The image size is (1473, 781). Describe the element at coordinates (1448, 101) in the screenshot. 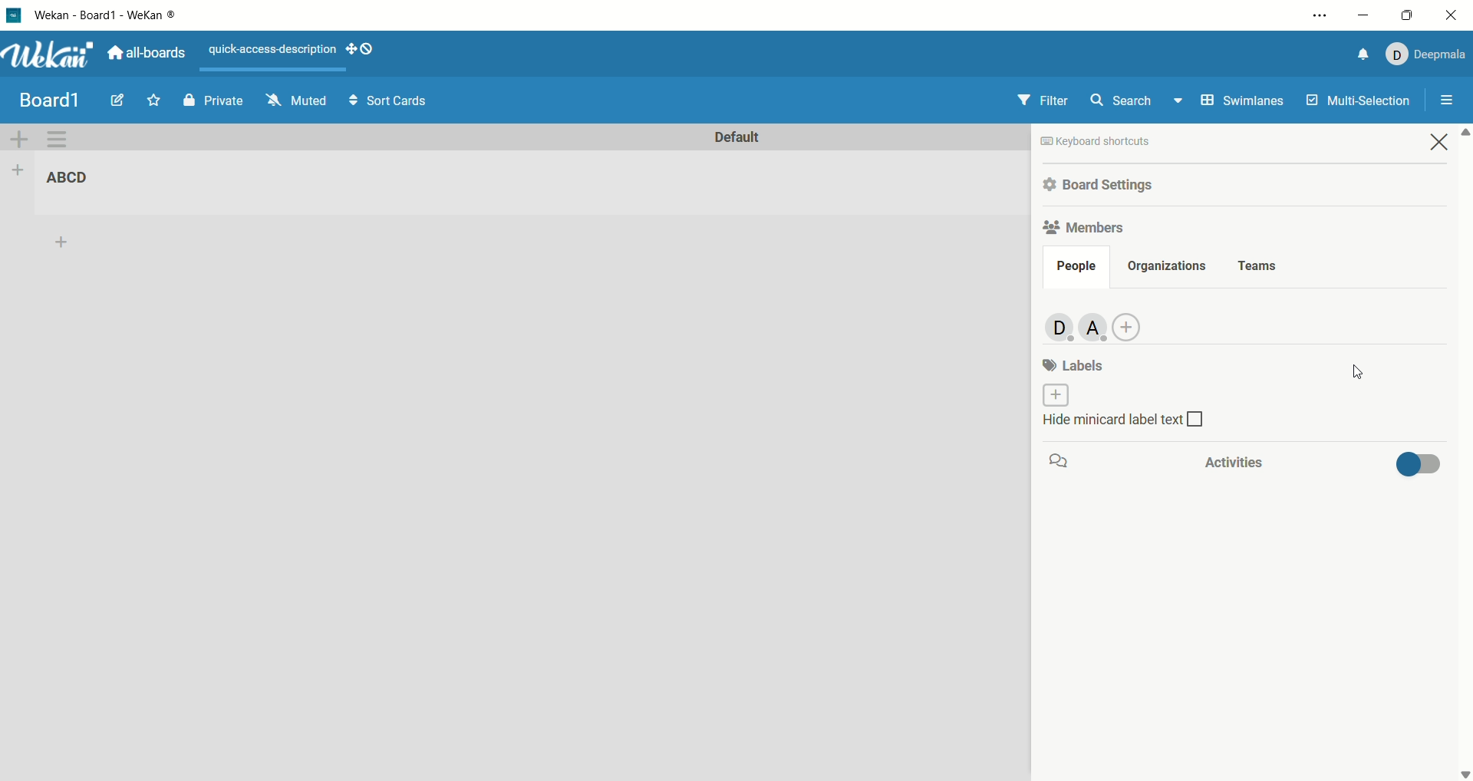

I see `open/close sidebar` at that location.